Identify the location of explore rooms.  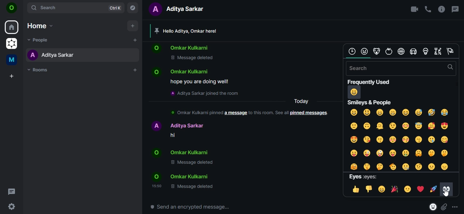
(133, 8).